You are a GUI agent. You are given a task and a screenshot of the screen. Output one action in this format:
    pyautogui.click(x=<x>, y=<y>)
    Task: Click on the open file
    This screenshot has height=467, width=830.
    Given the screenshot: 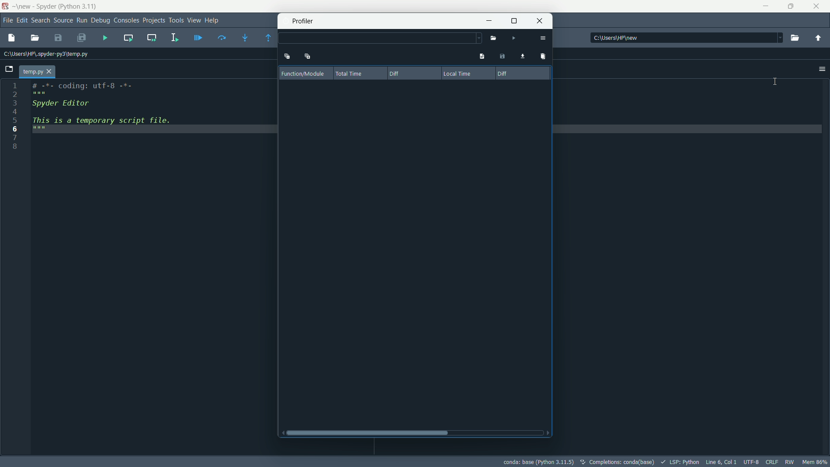 What is the action you would take?
    pyautogui.click(x=495, y=38)
    